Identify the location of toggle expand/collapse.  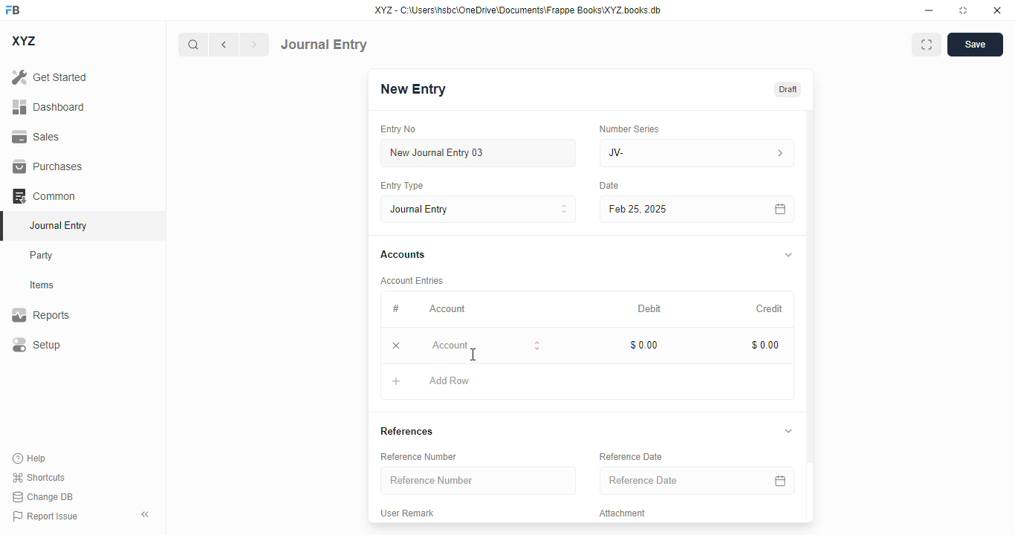
(789, 255).